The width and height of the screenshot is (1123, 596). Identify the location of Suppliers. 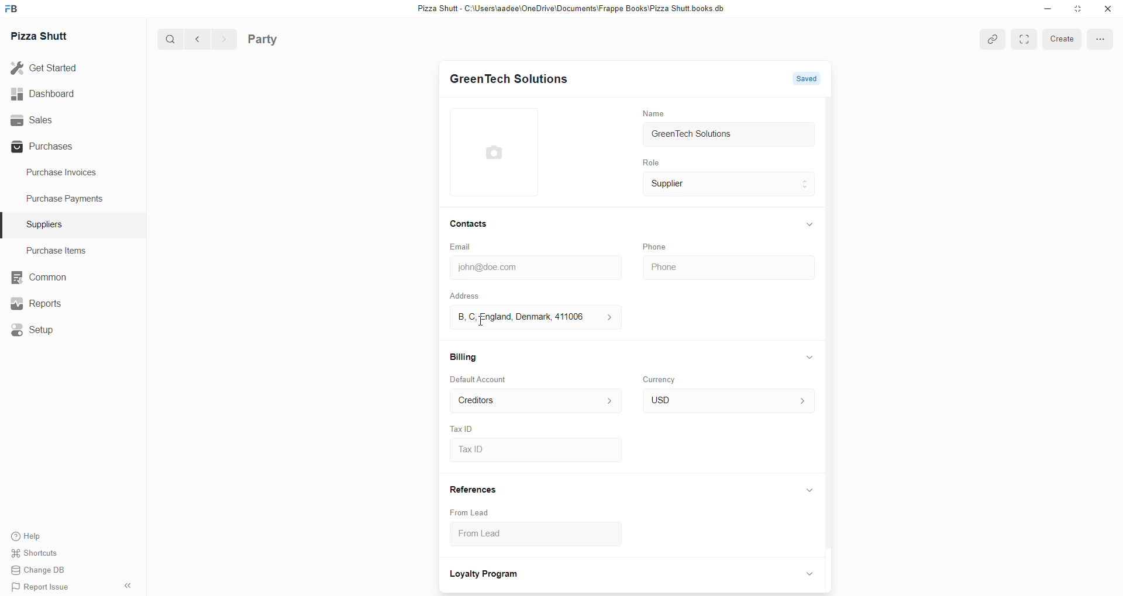
(47, 223).